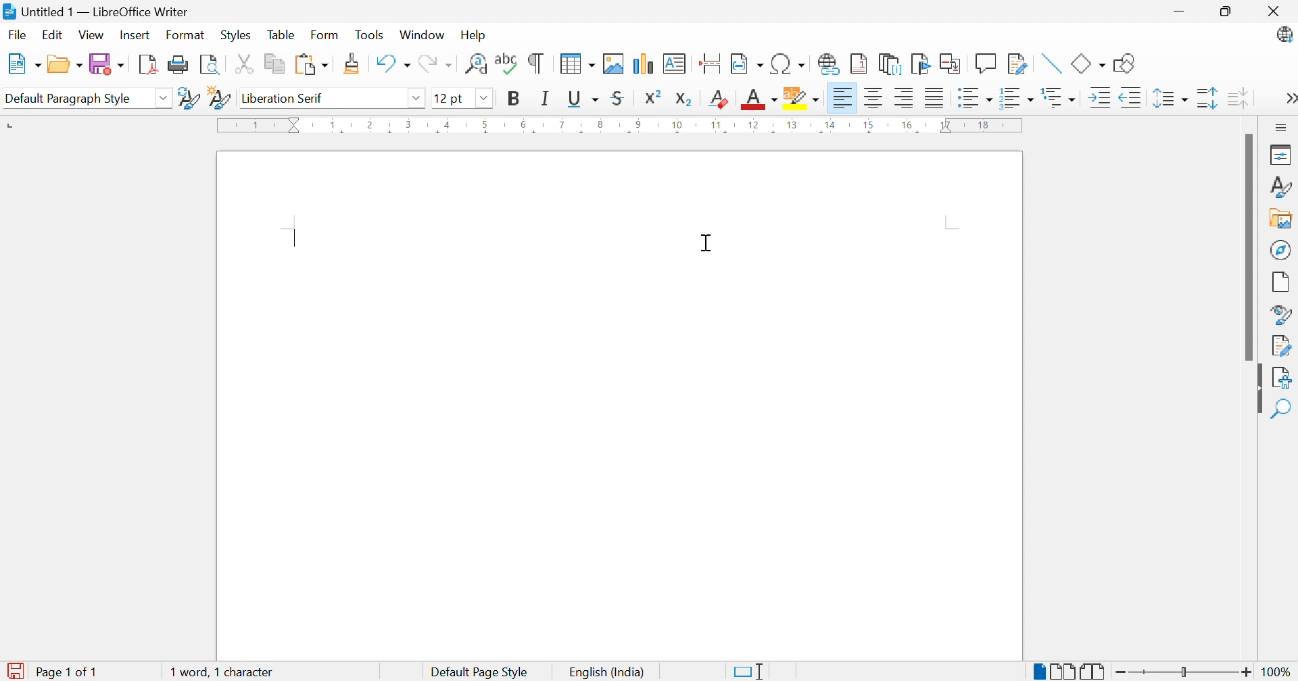  Describe the element at coordinates (275, 64) in the screenshot. I see `Copy` at that location.